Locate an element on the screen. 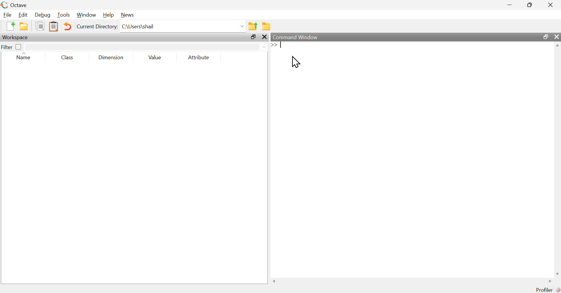 This screenshot has height=293, width=561. one directory up is located at coordinates (252, 25).